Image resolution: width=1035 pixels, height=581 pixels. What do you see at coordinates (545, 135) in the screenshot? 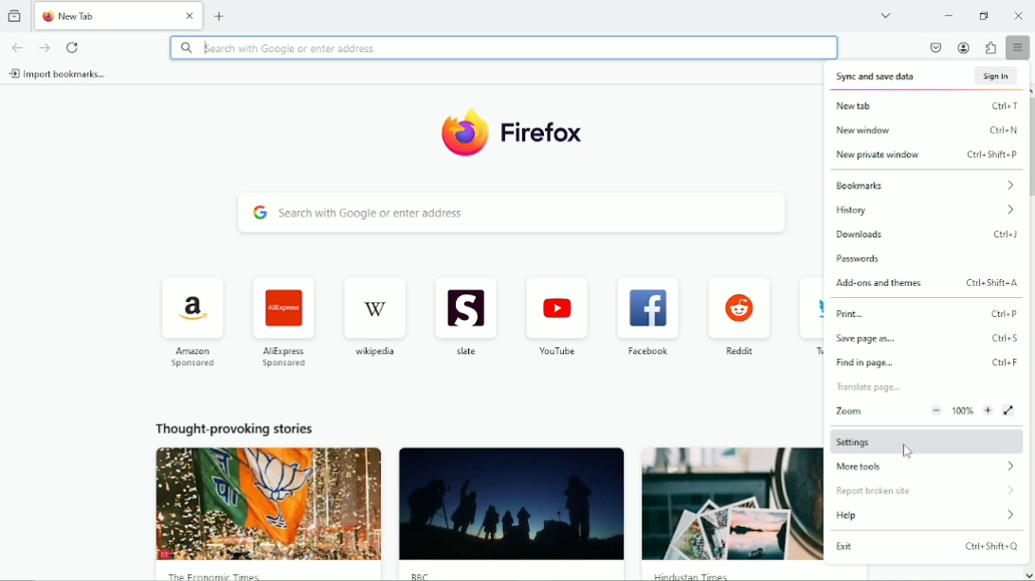
I see `Firefox` at bounding box center [545, 135].